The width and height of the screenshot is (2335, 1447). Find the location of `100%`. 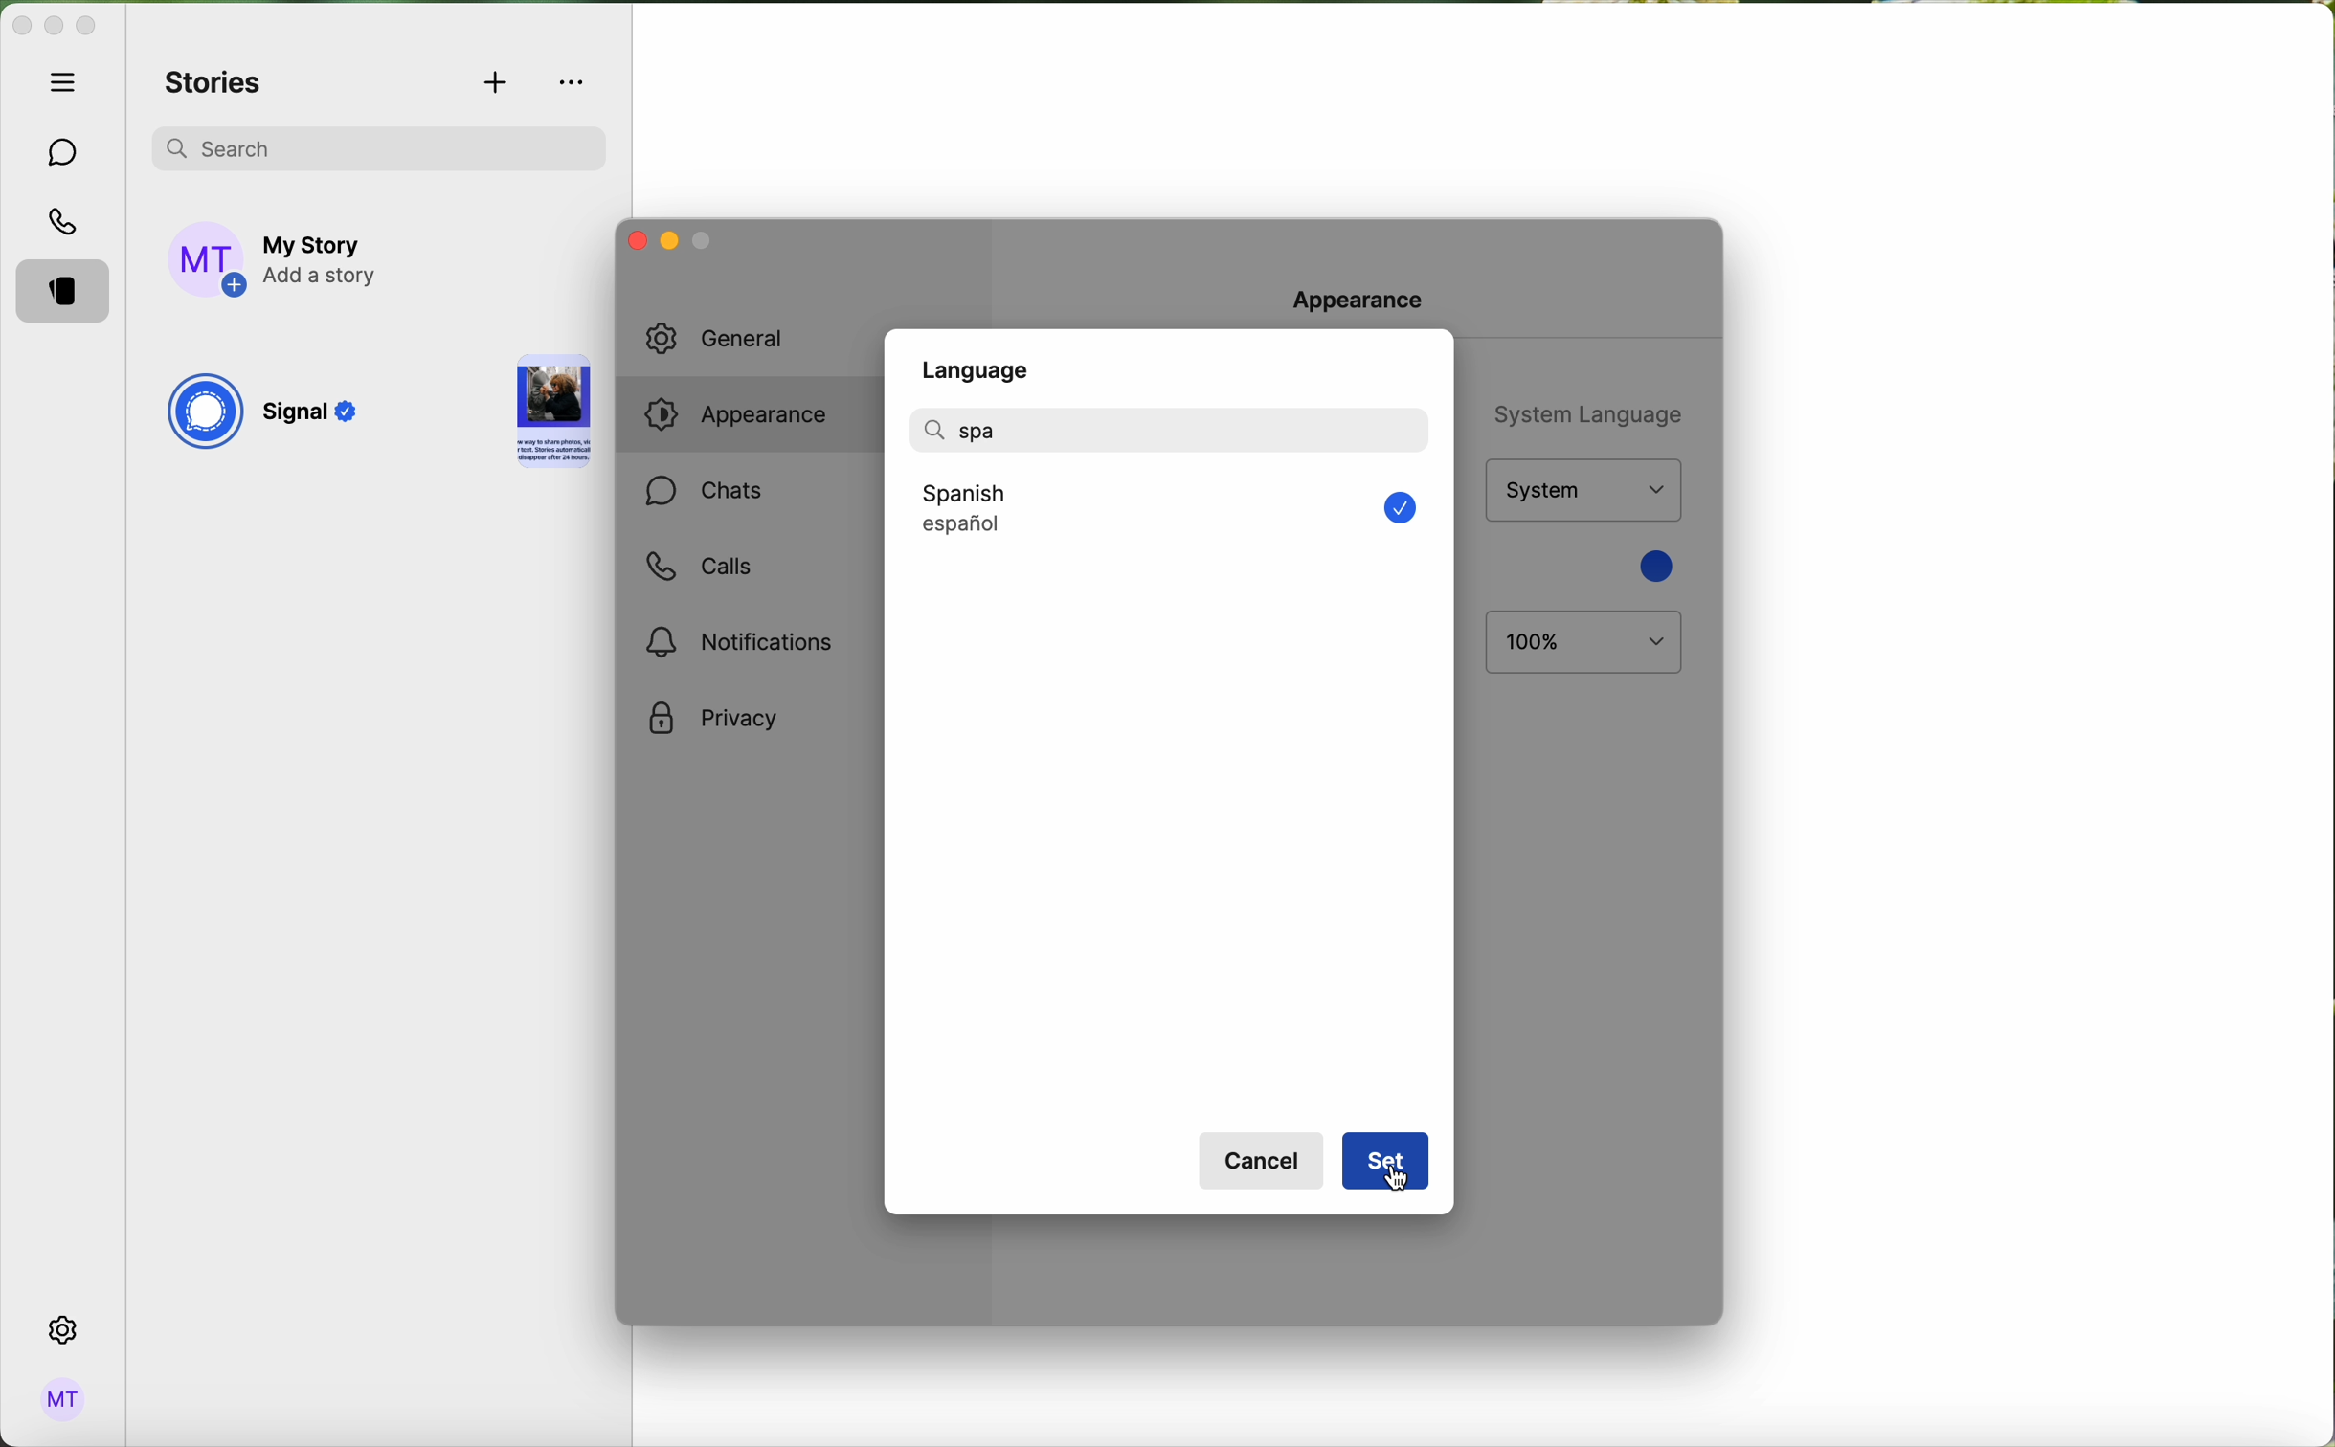

100% is located at coordinates (1584, 643).